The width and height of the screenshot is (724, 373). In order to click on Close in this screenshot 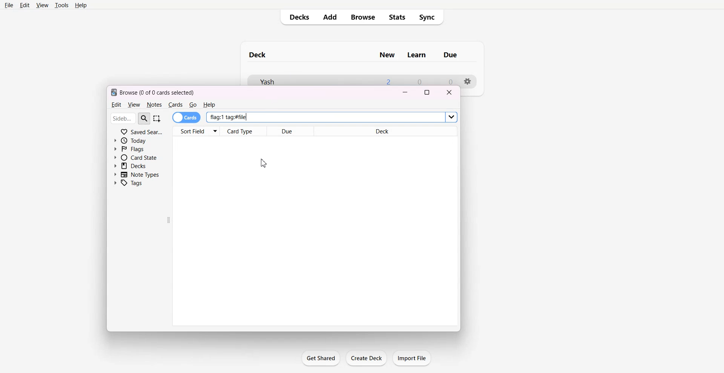, I will do `click(449, 92)`.